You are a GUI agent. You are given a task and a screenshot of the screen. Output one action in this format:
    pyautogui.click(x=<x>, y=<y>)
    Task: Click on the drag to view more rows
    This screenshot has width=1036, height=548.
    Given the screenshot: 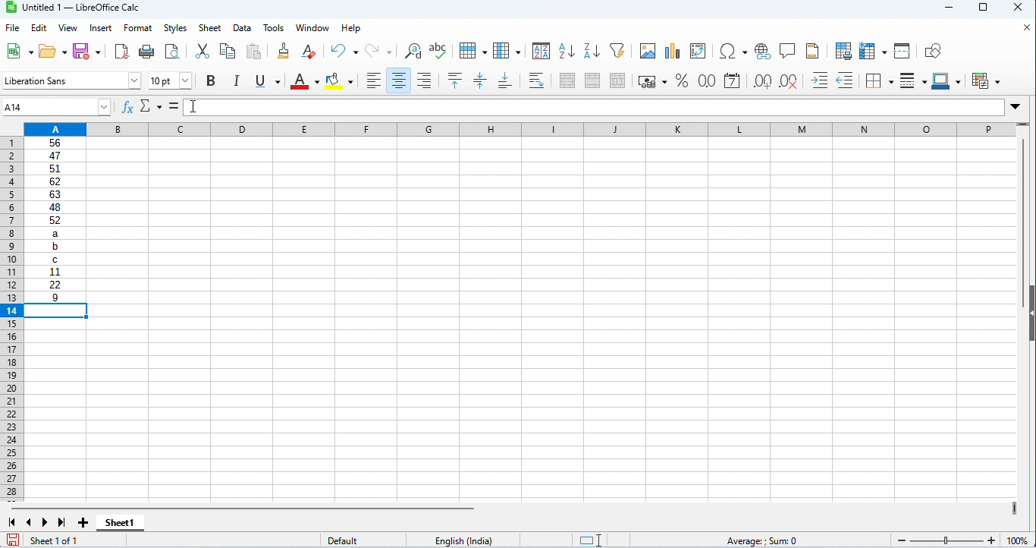 What is the action you would take?
    pyautogui.click(x=1022, y=124)
    